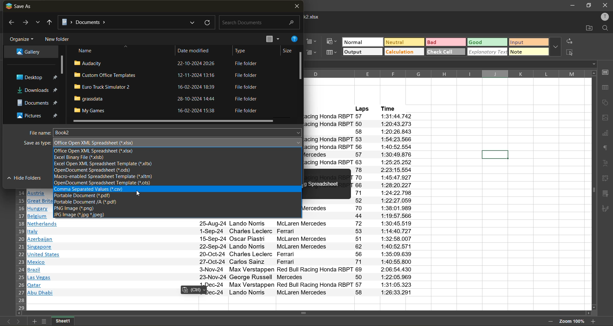 This screenshot has width=613, height=326. I want to click on vertical scroll bar, so click(301, 66).